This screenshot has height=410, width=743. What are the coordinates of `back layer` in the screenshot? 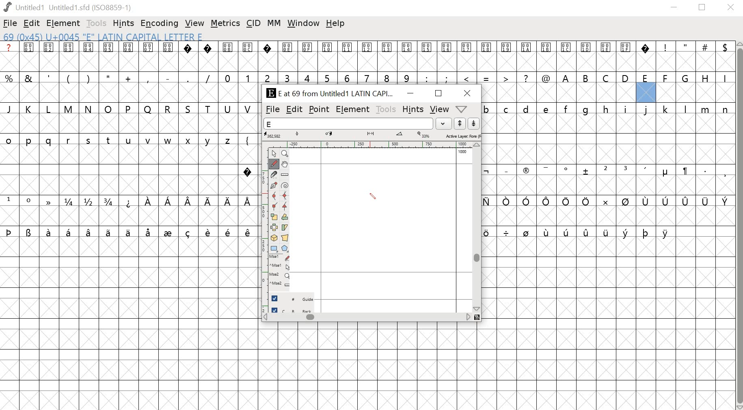 It's located at (292, 311).